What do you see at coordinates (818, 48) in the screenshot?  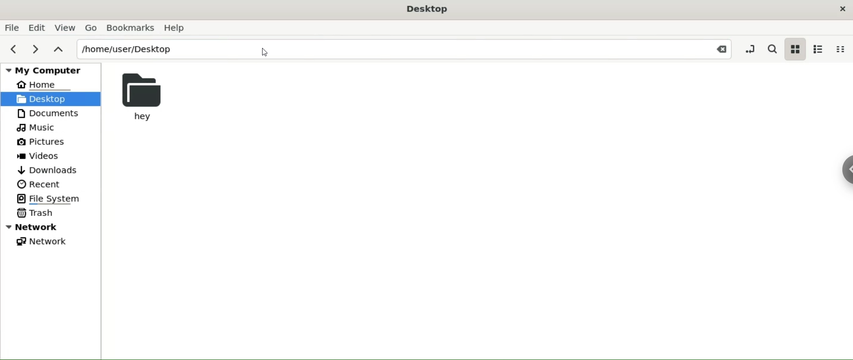 I see `list view` at bounding box center [818, 48].